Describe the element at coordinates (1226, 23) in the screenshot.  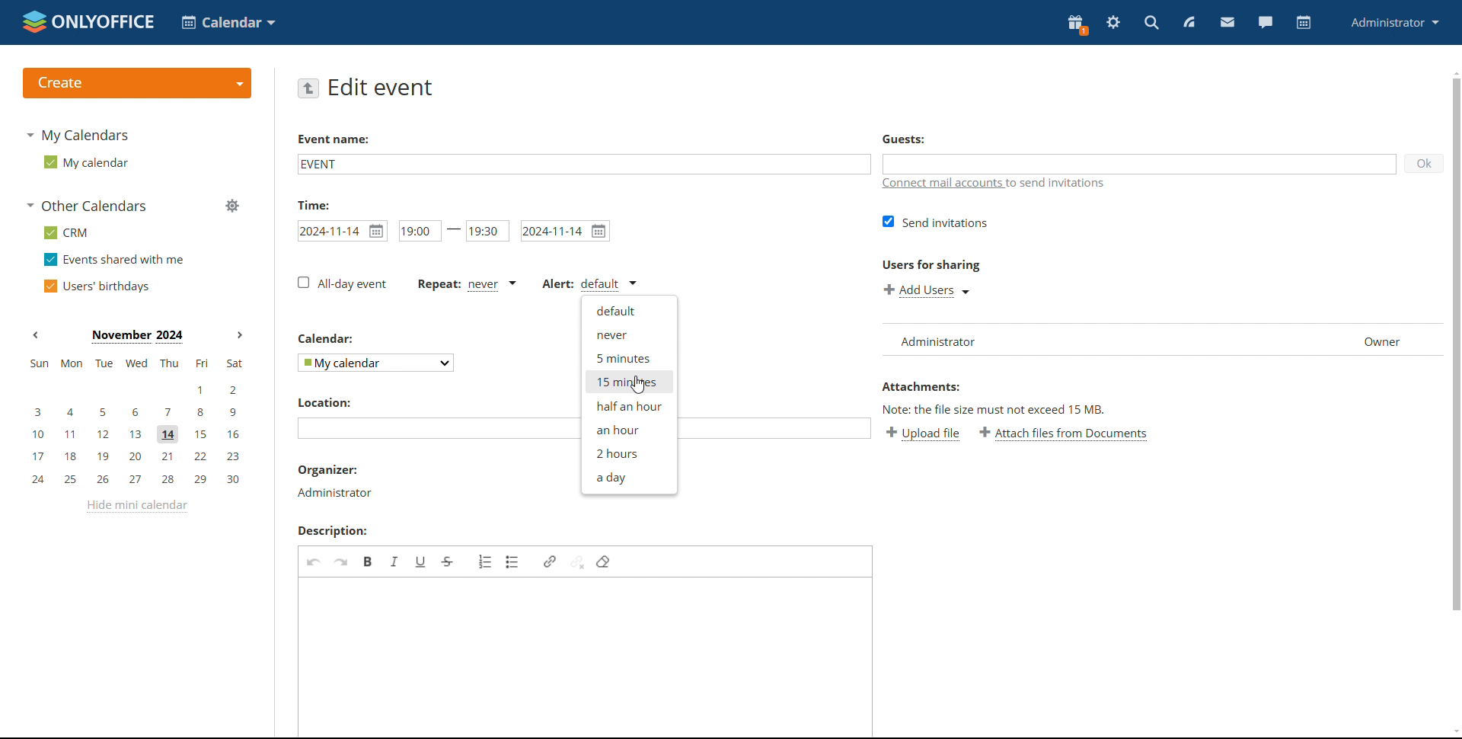
I see `mail` at that location.